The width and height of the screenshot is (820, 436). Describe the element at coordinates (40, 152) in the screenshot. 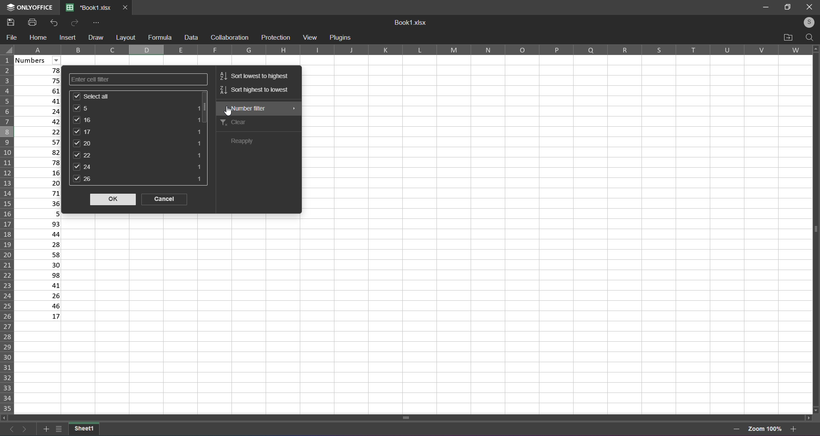

I see `82` at that location.